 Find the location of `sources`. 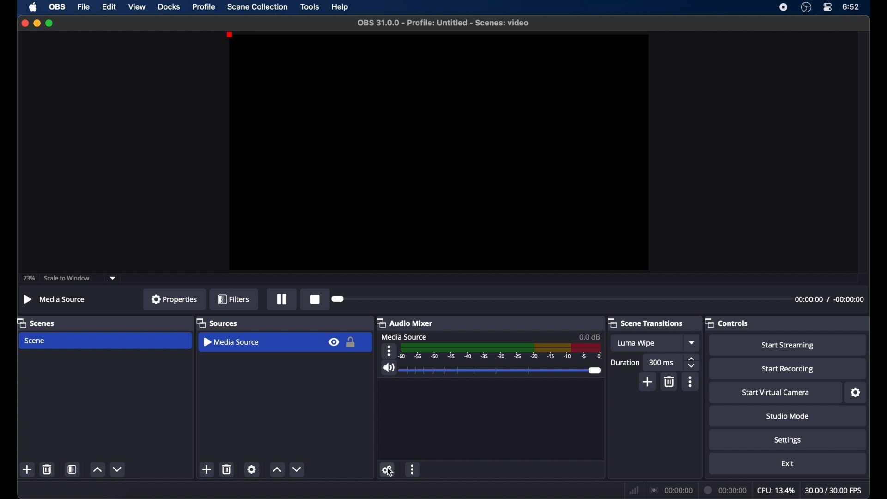

sources is located at coordinates (217, 323).